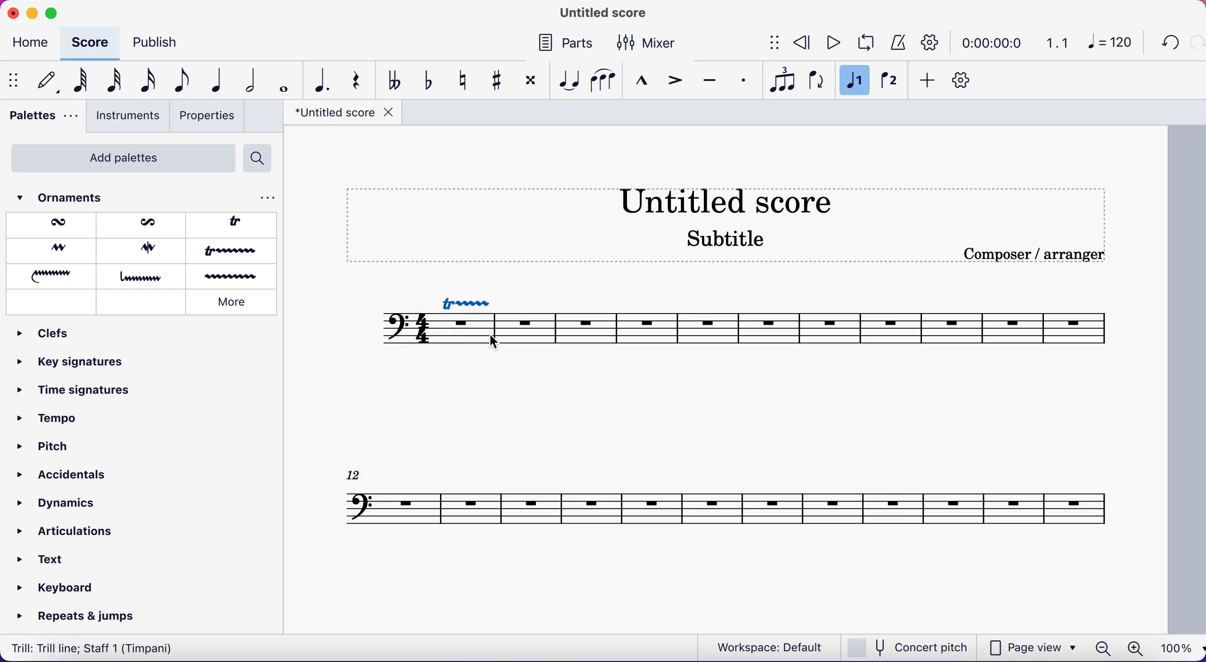  What do you see at coordinates (1102, 648) in the screenshot?
I see `zoom out` at bounding box center [1102, 648].